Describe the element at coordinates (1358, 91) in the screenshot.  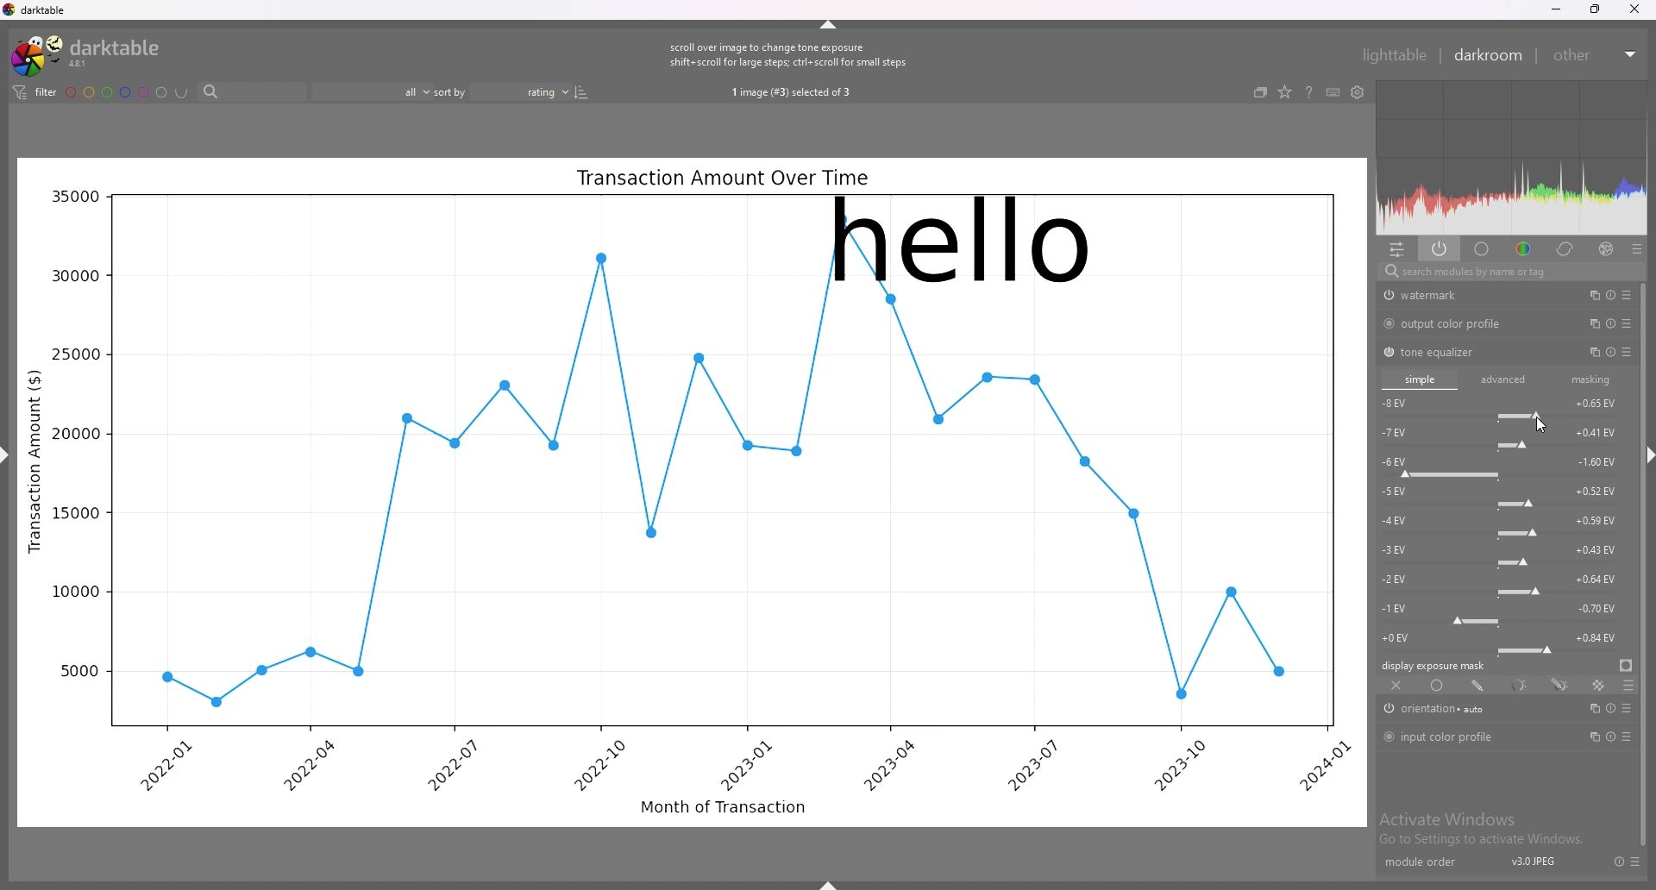
I see `show global preferences` at that location.